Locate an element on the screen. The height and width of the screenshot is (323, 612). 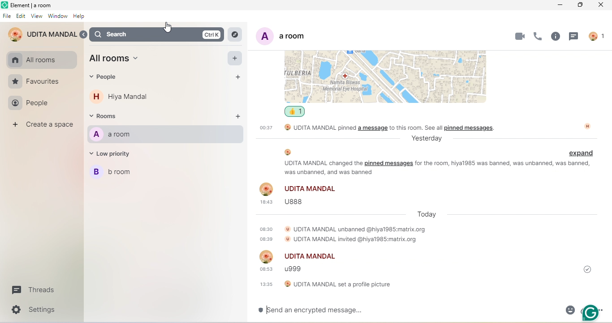
pinned message  is located at coordinates (472, 127).